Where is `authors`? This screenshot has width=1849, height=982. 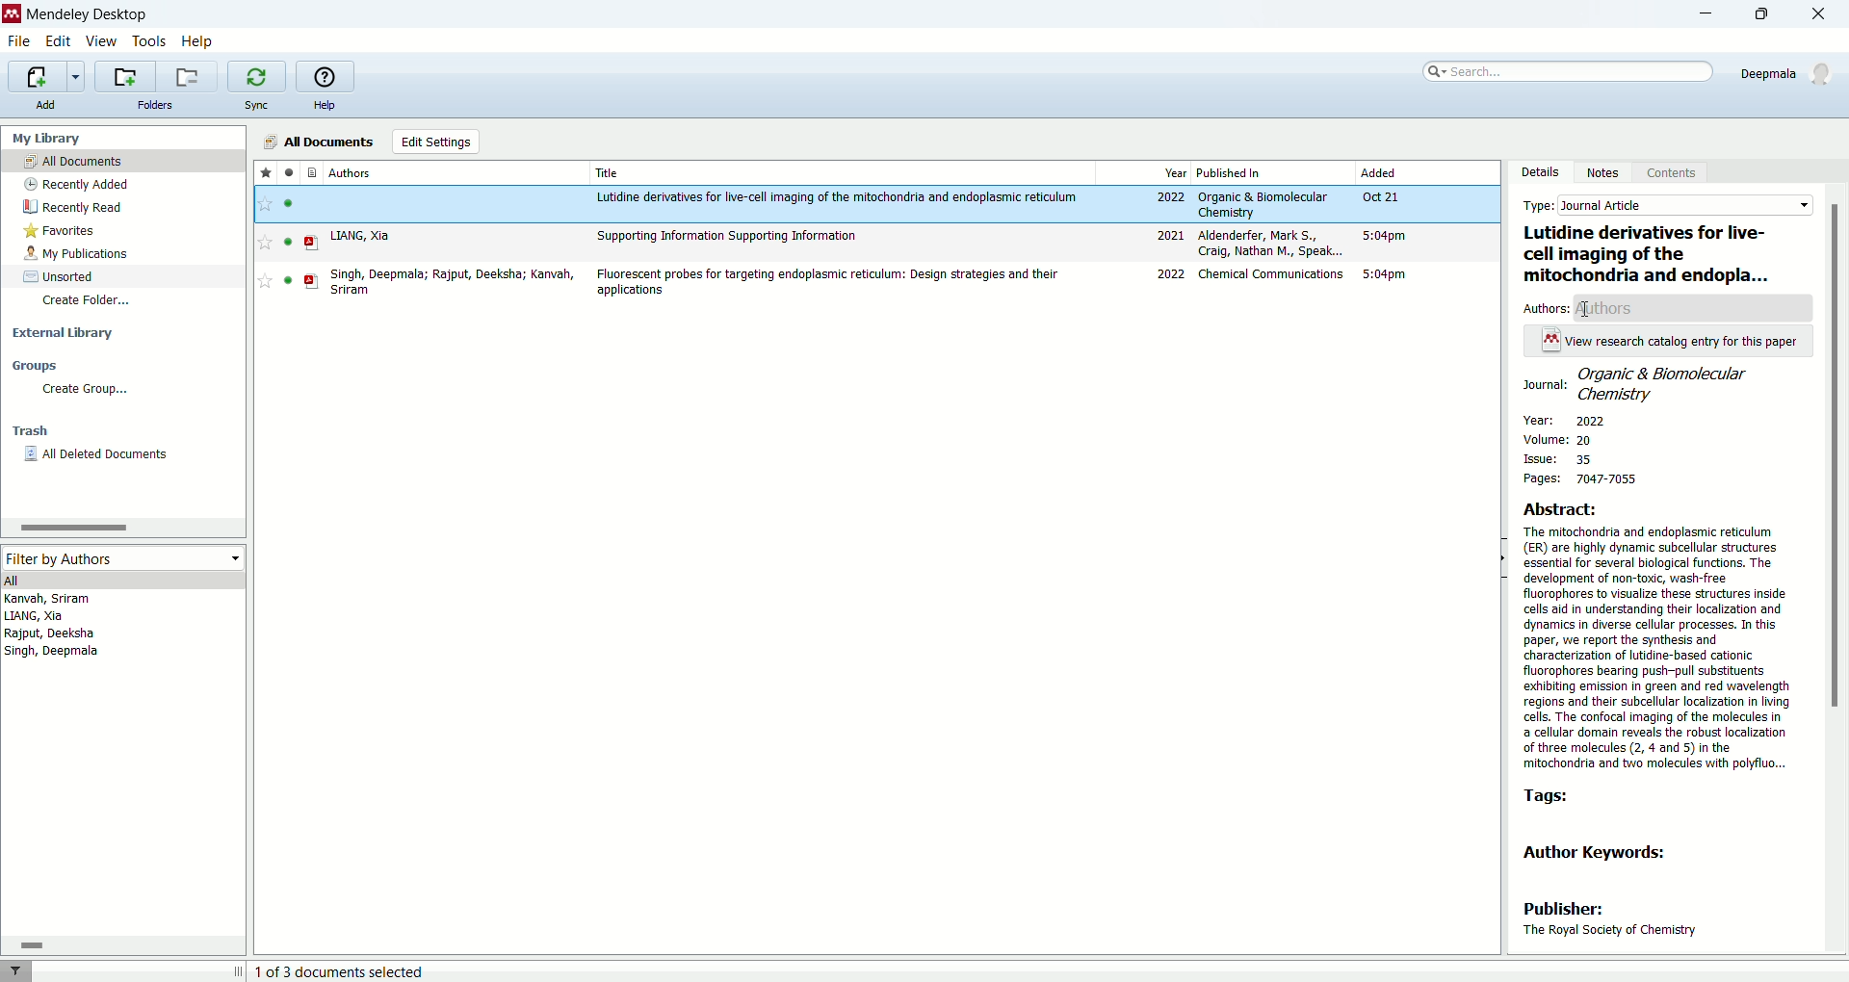
authors is located at coordinates (352, 169).